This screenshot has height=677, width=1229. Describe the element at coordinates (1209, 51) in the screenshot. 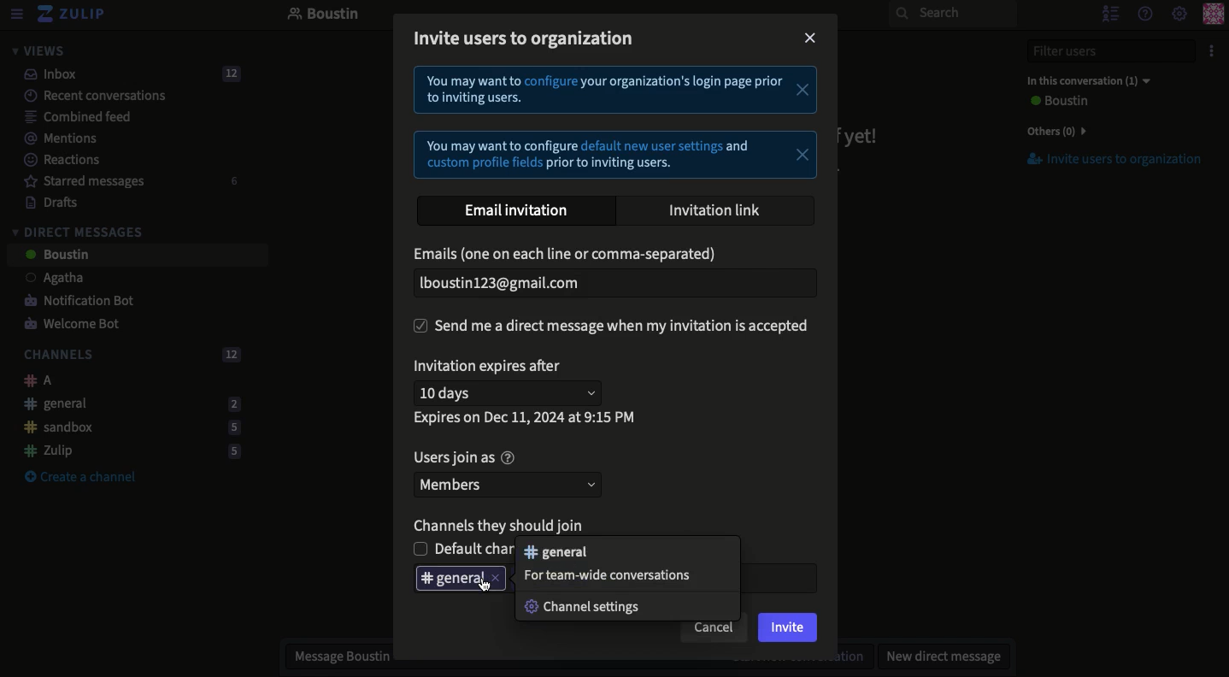

I see `Options` at that location.